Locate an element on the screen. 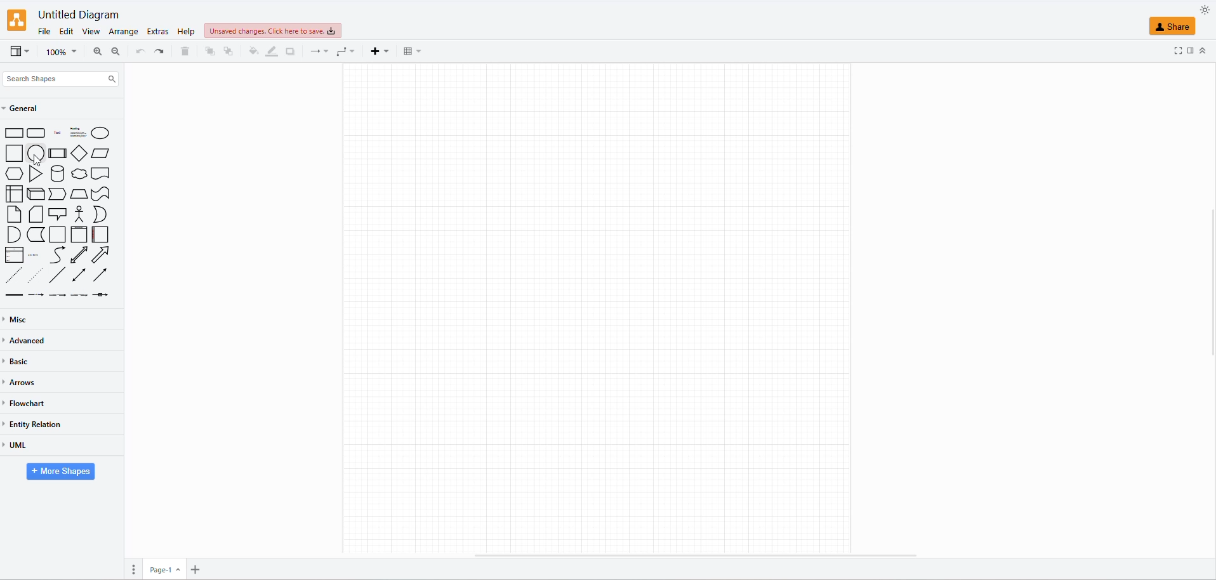  EDIT is located at coordinates (65, 32).